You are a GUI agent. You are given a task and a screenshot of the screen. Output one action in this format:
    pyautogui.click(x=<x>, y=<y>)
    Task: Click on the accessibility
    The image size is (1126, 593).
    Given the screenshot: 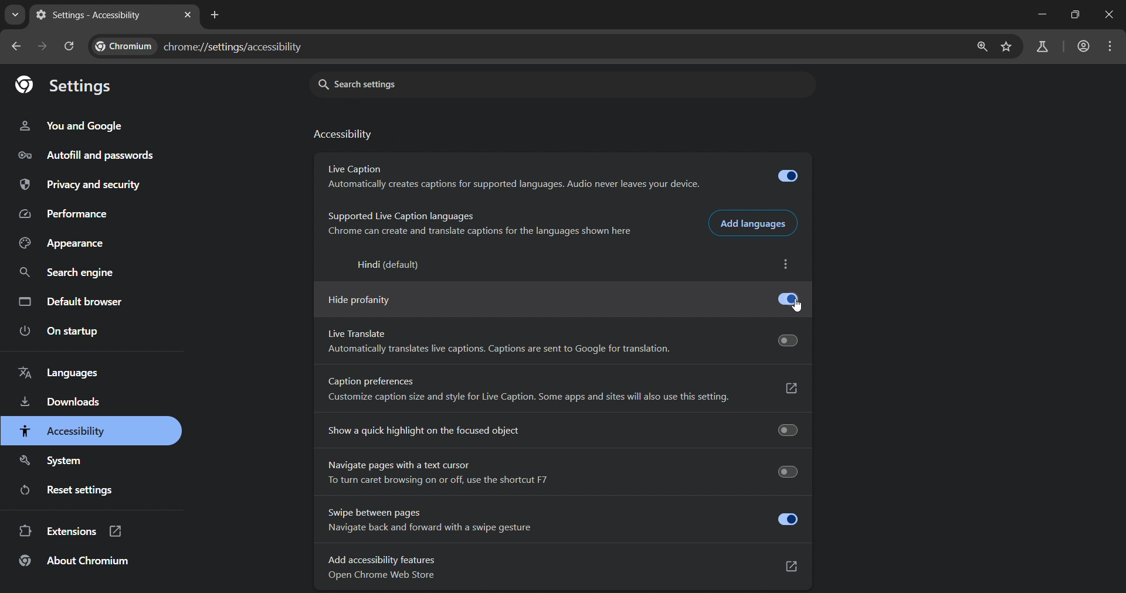 What is the action you would take?
    pyautogui.click(x=64, y=432)
    